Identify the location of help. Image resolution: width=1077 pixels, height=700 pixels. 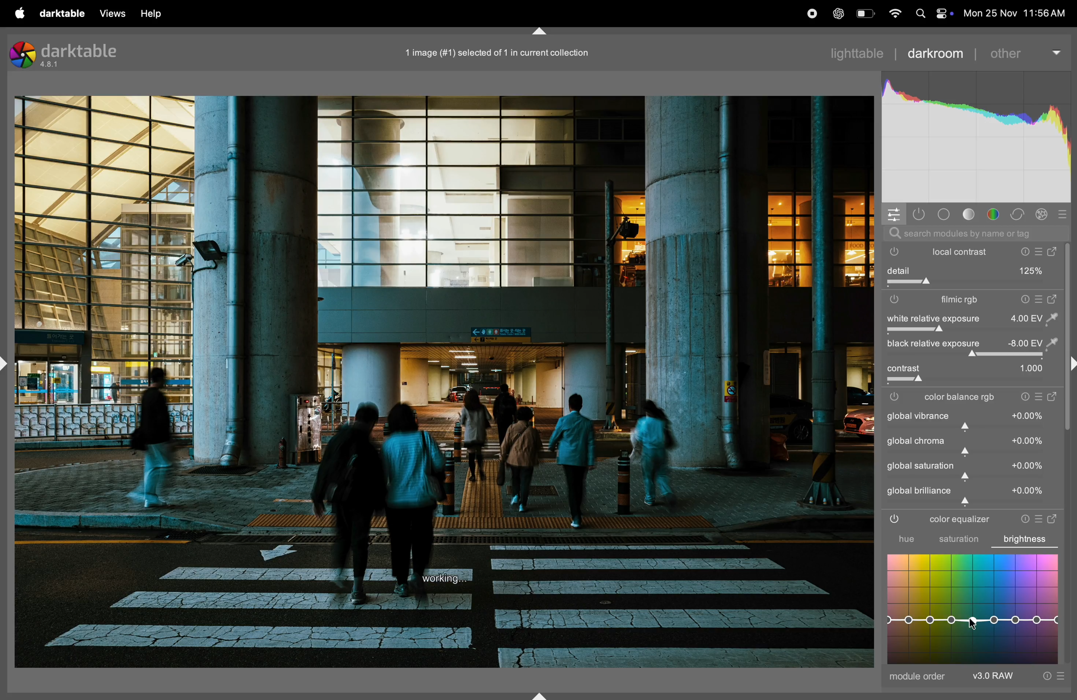
(152, 14).